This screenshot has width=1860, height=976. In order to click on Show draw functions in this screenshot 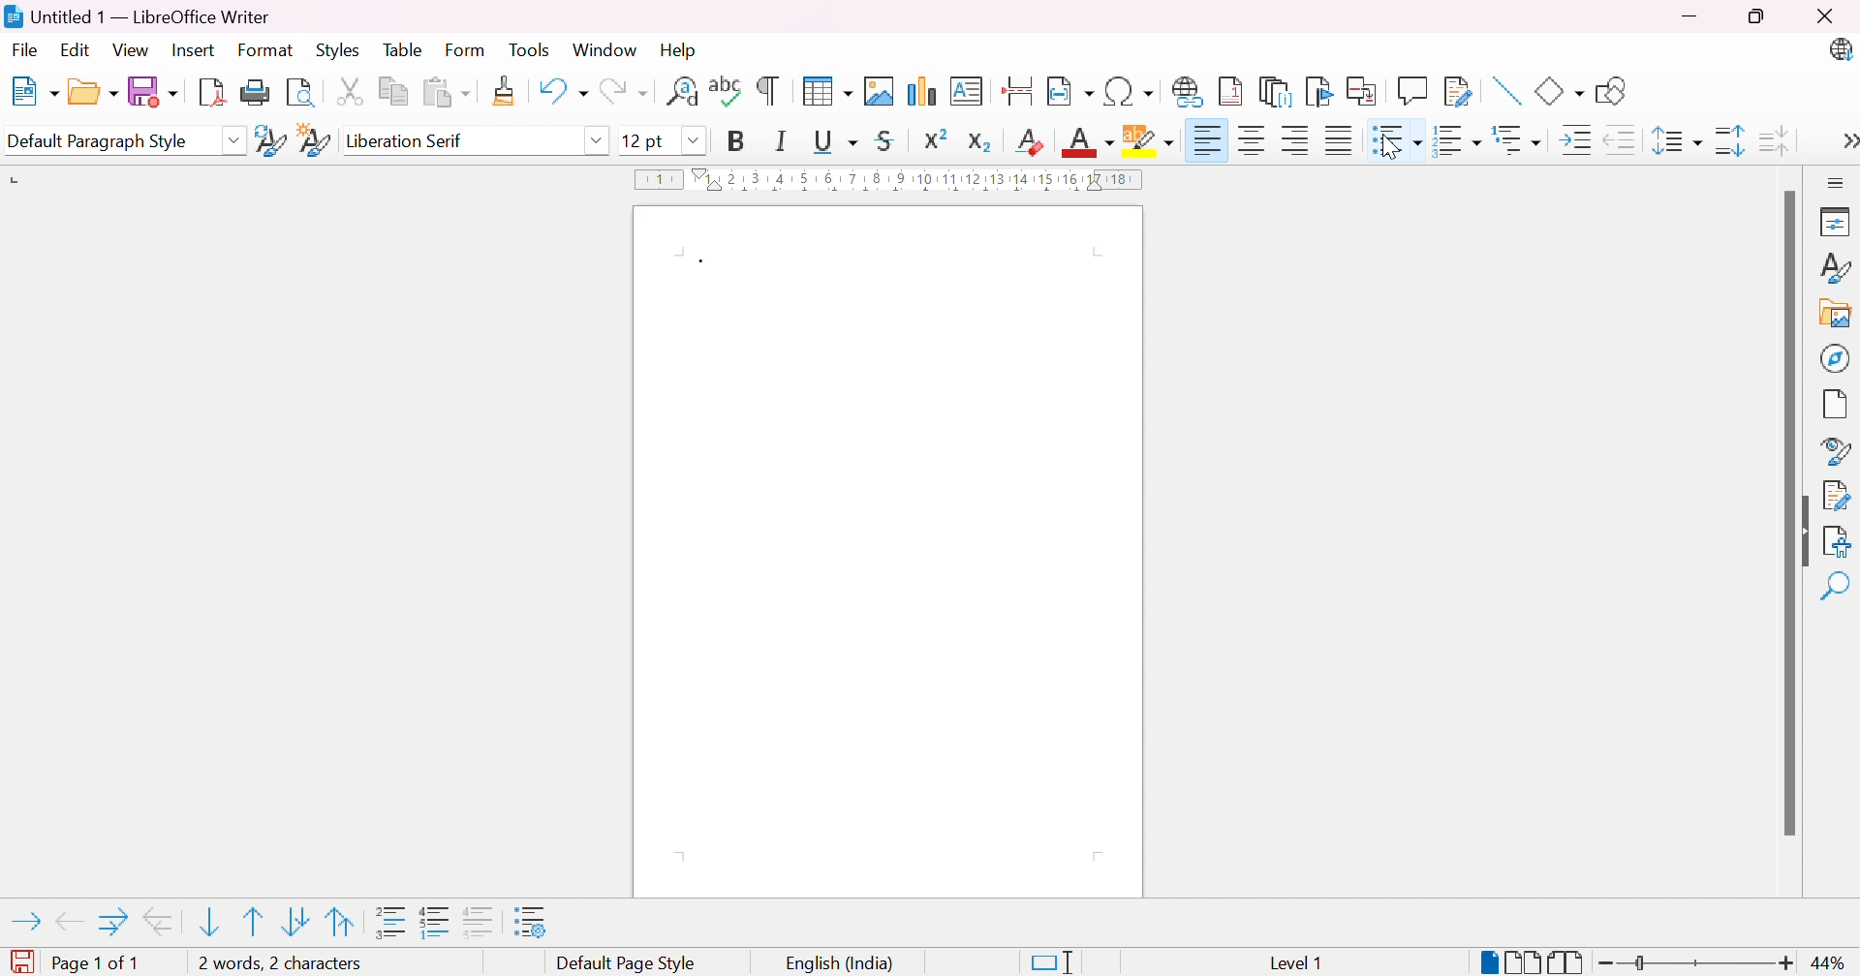, I will do `click(1613, 91)`.